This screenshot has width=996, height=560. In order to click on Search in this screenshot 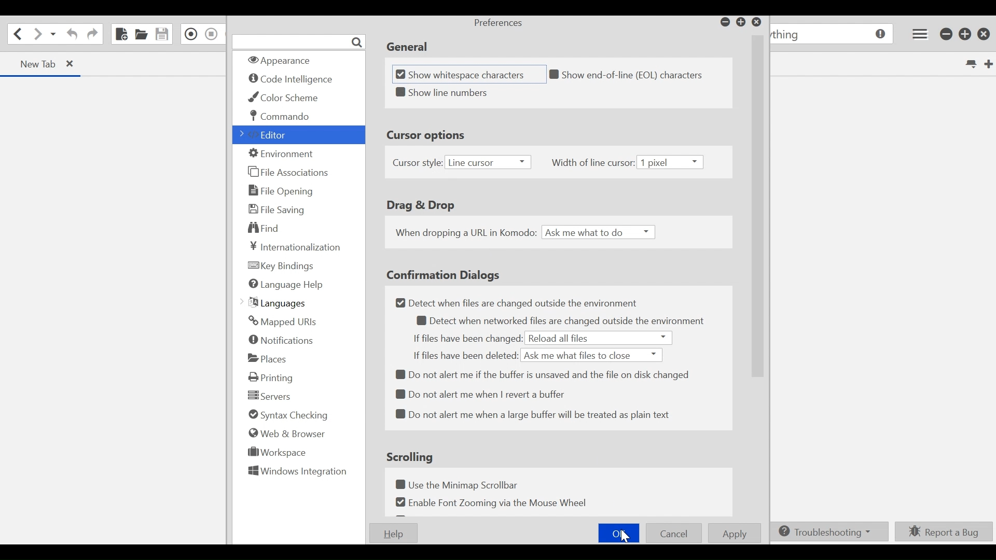, I will do `click(300, 40)`.